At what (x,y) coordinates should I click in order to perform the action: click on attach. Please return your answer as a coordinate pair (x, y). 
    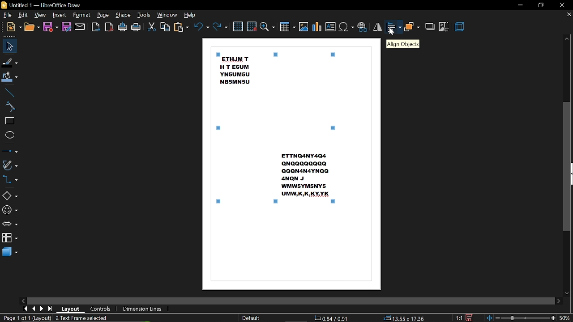
    Looking at the image, I should click on (81, 27).